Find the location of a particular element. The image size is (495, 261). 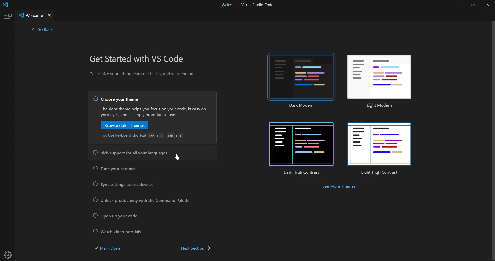

choose your theme is located at coordinates (116, 99).